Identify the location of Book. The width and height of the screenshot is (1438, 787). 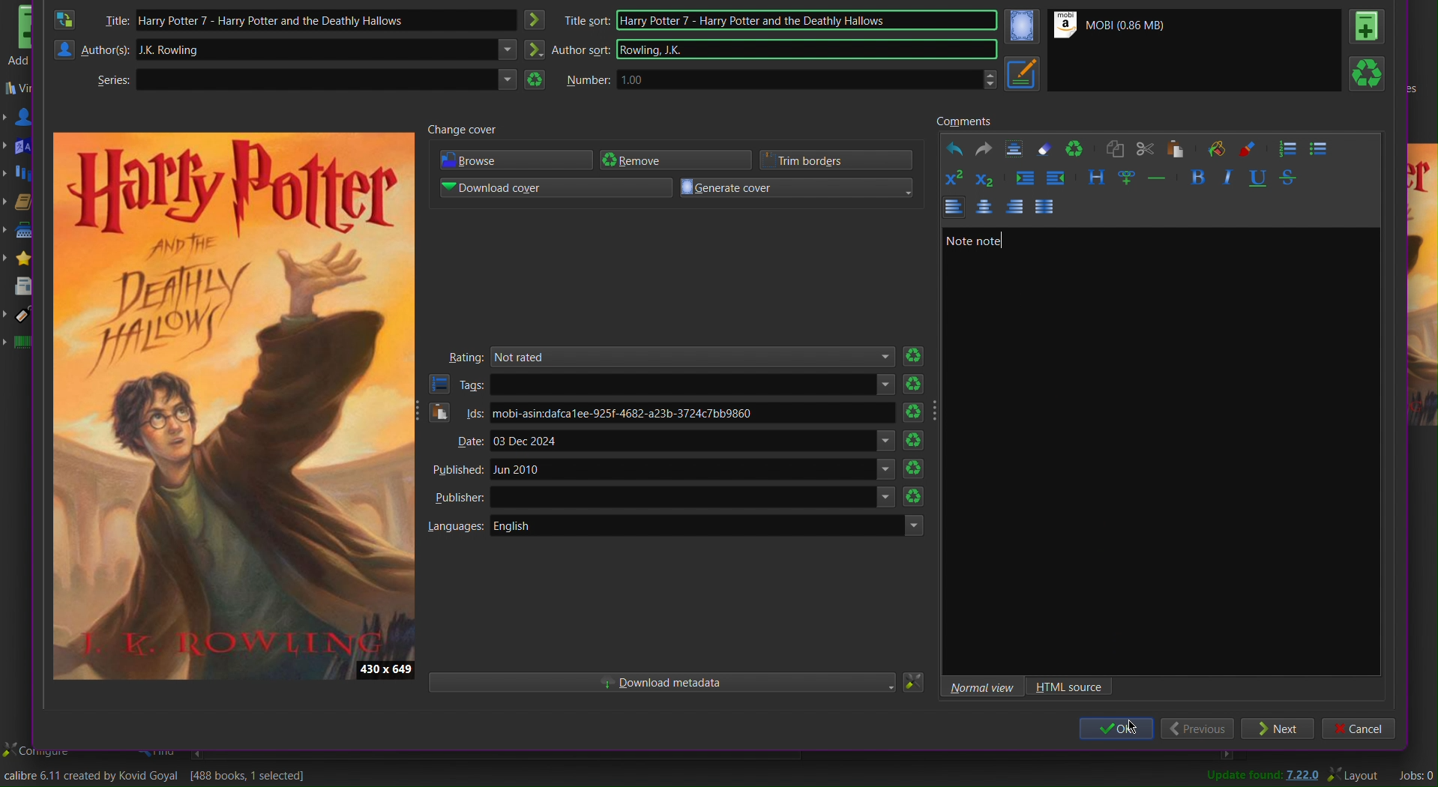
(1368, 25).